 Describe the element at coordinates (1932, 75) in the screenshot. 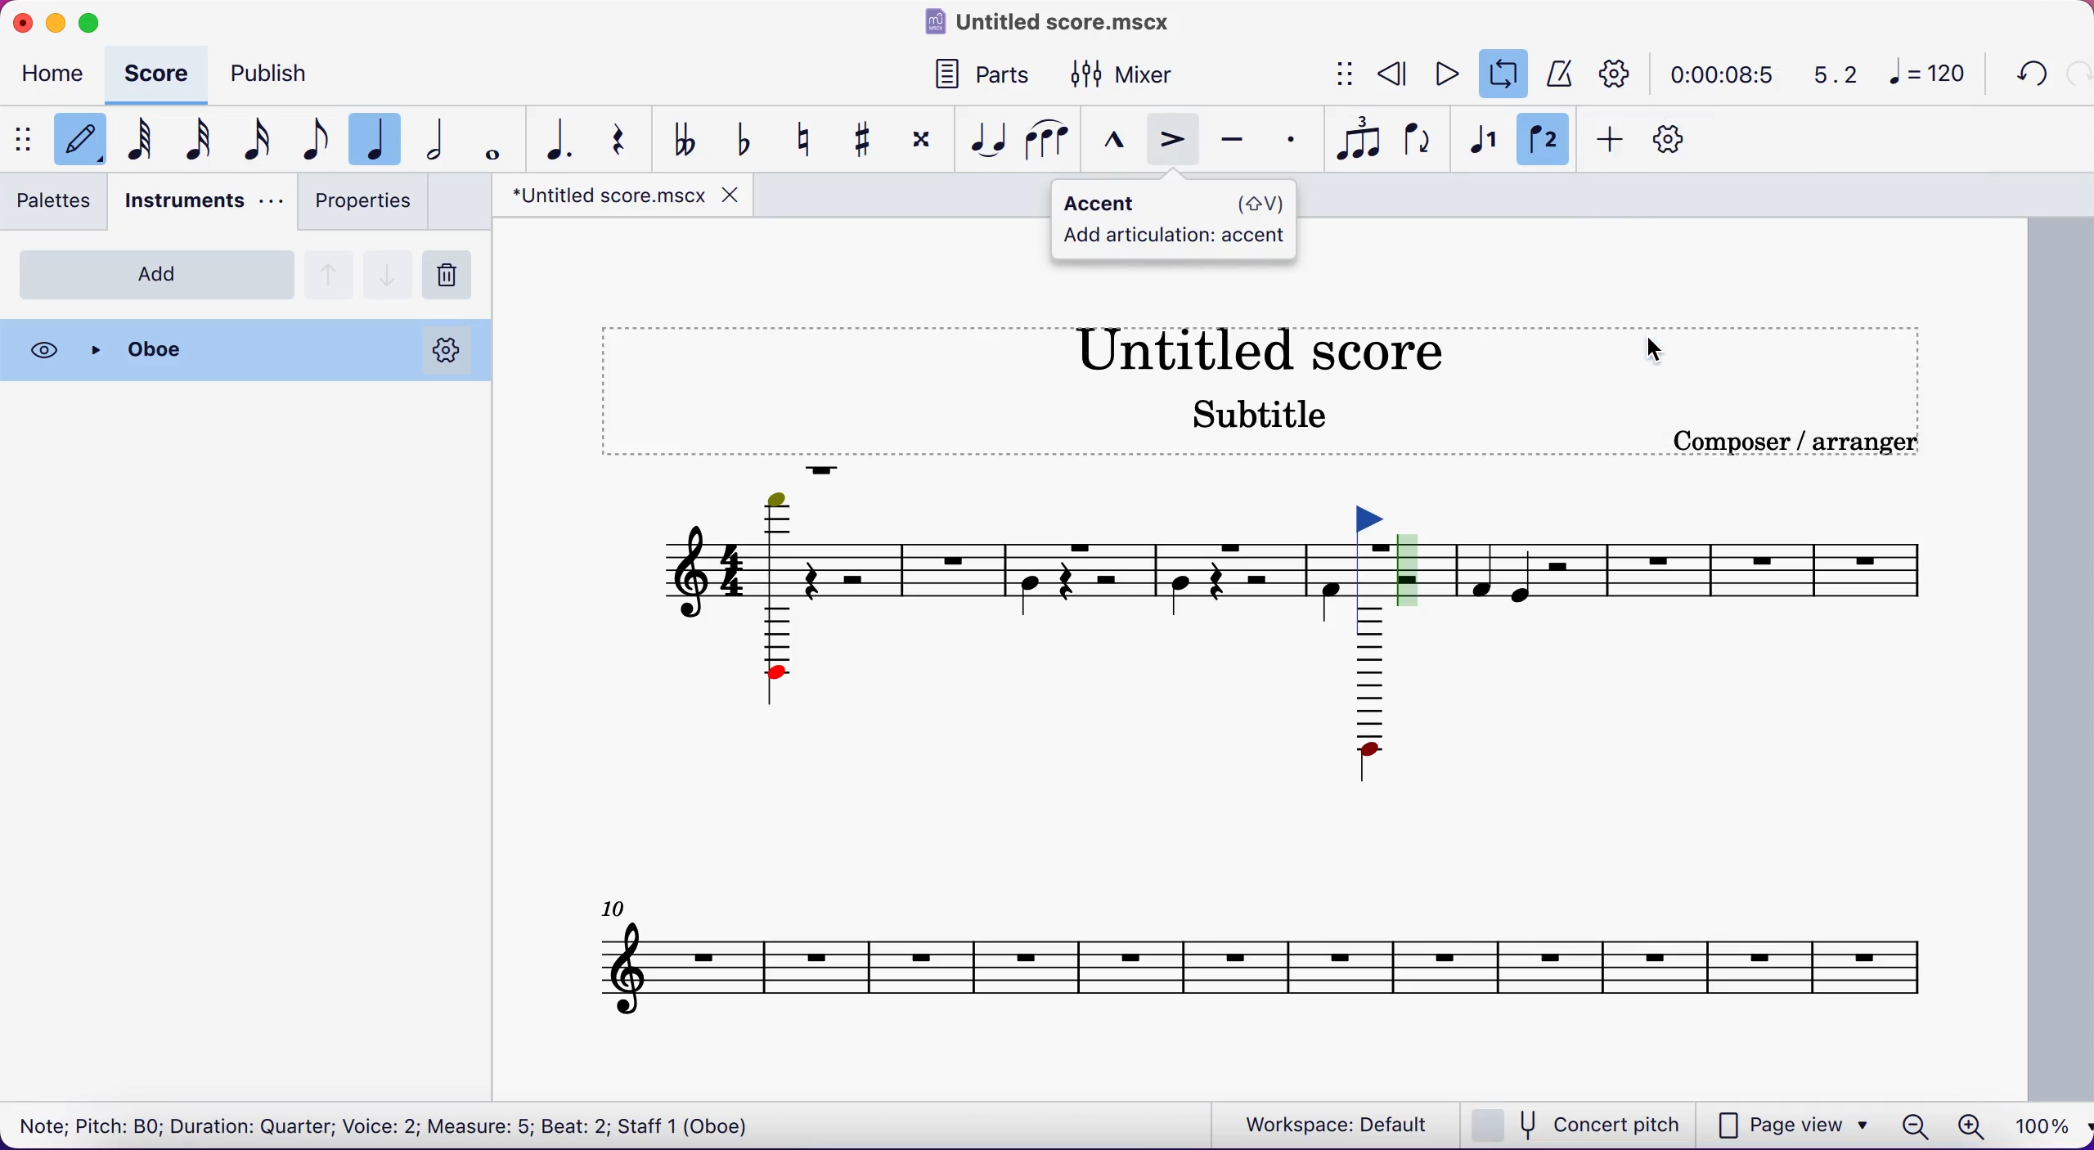

I see `120` at that location.